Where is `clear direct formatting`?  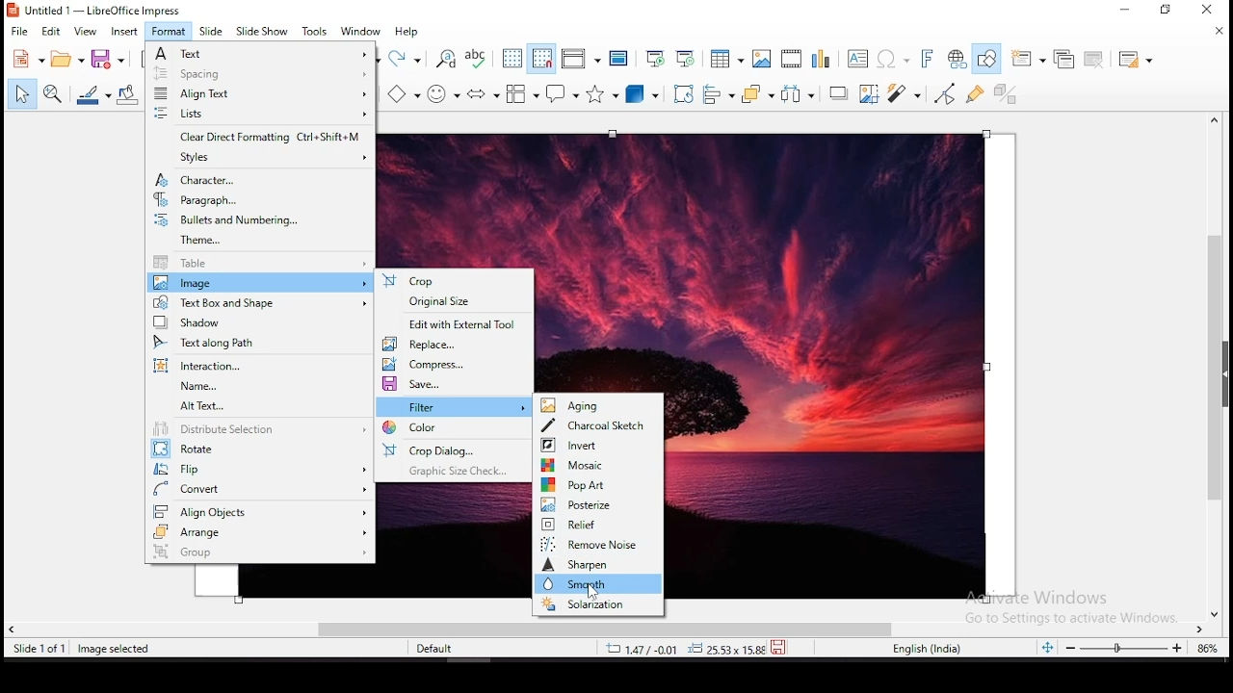
clear direct formatting is located at coordinates (258, 138).